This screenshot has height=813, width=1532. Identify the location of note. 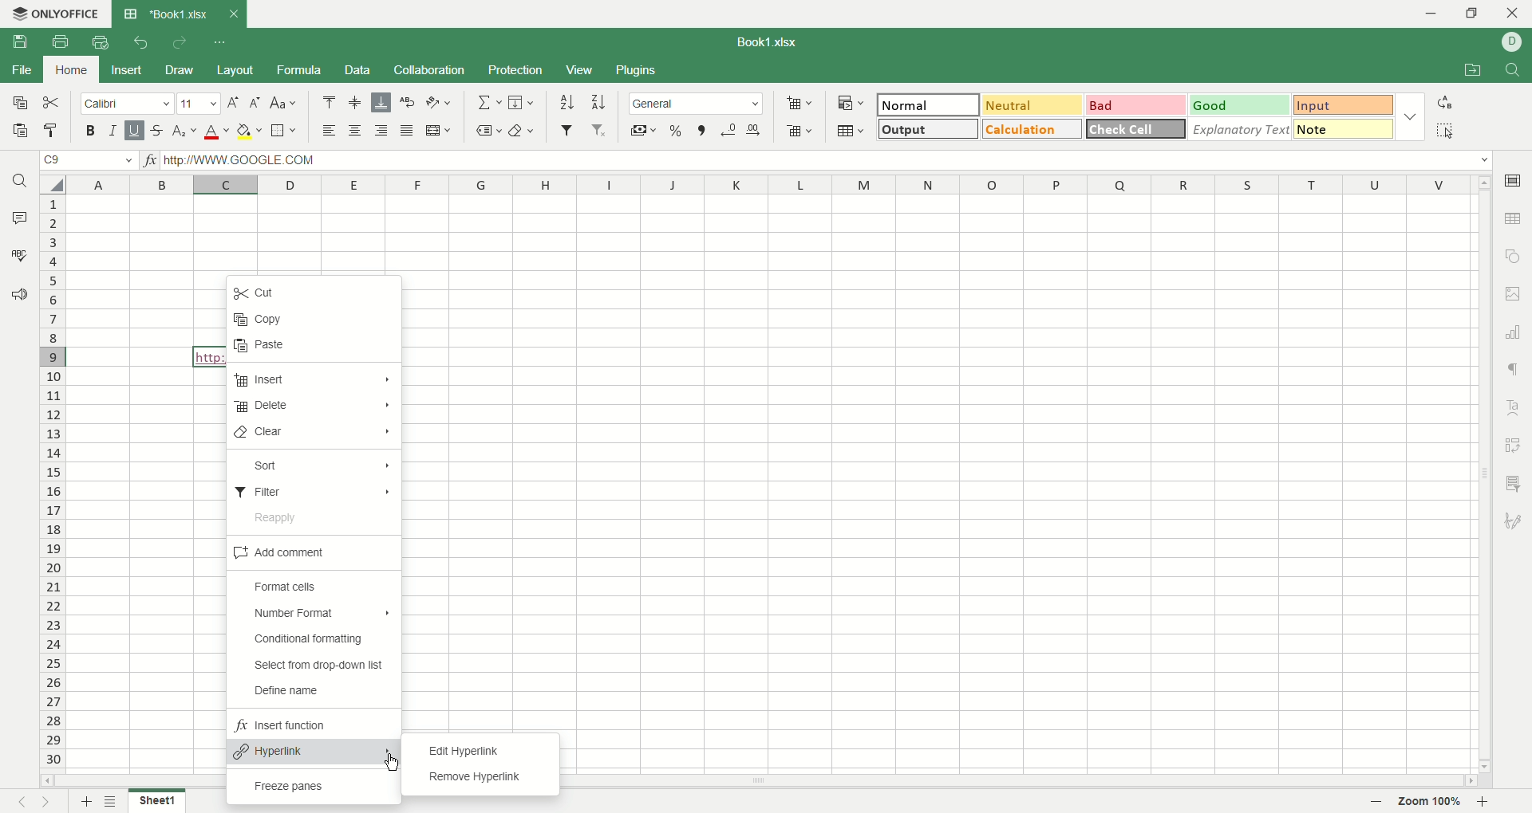
(1344, 128).